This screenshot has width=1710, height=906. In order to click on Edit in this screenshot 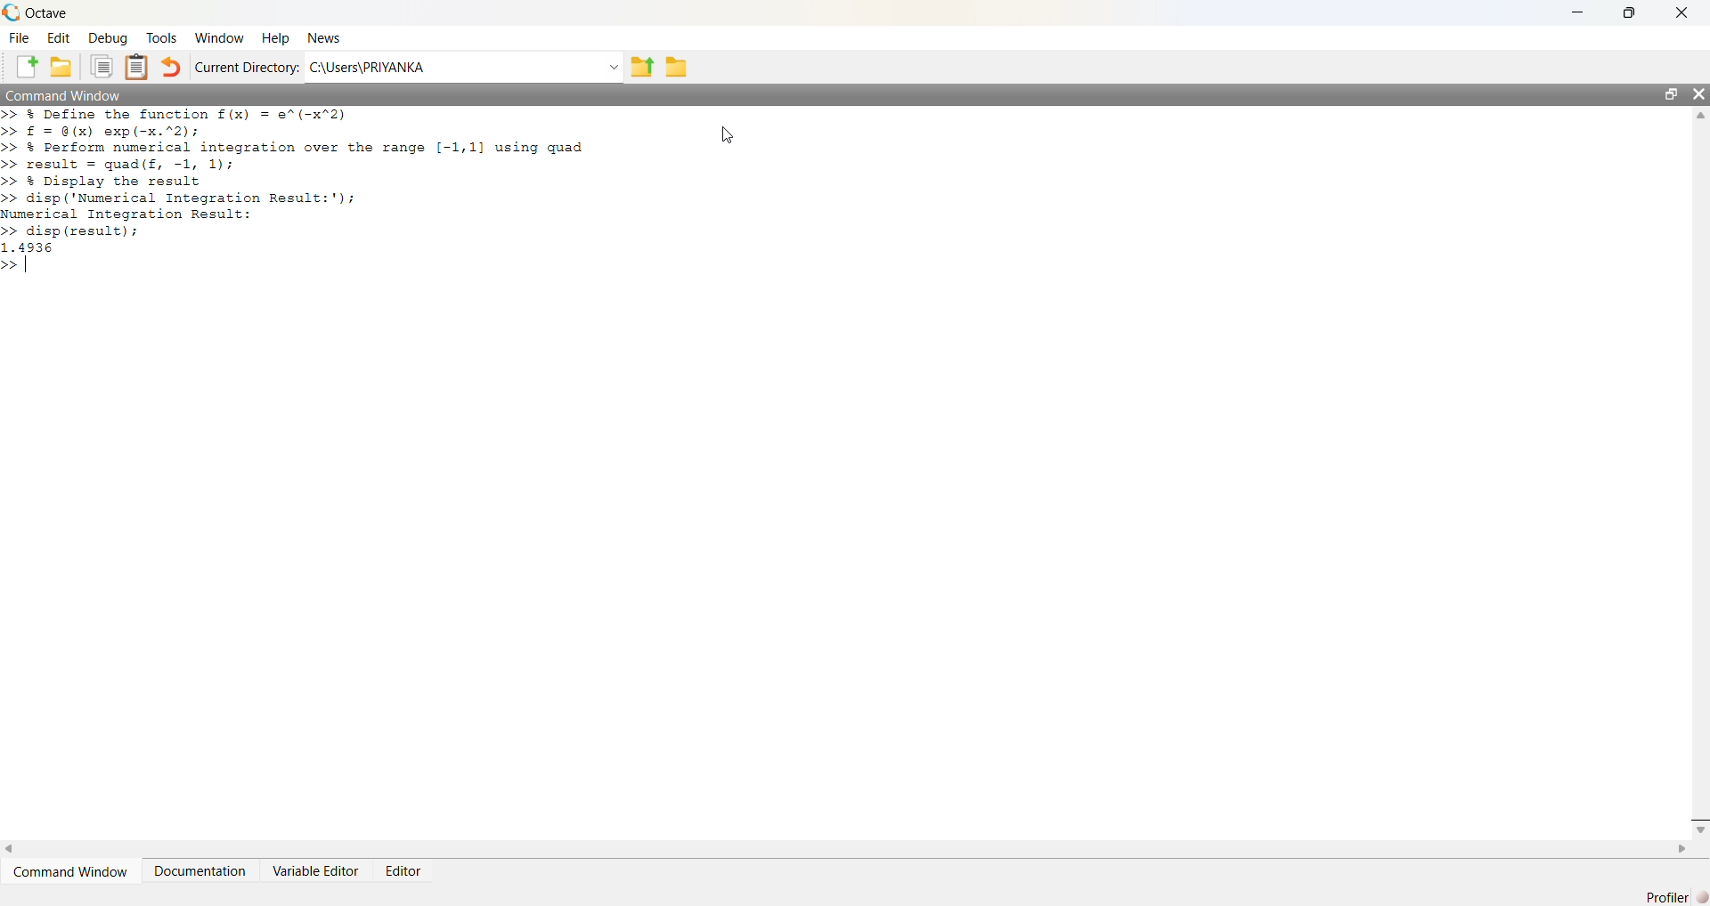, I will do `click(60, 37)`.